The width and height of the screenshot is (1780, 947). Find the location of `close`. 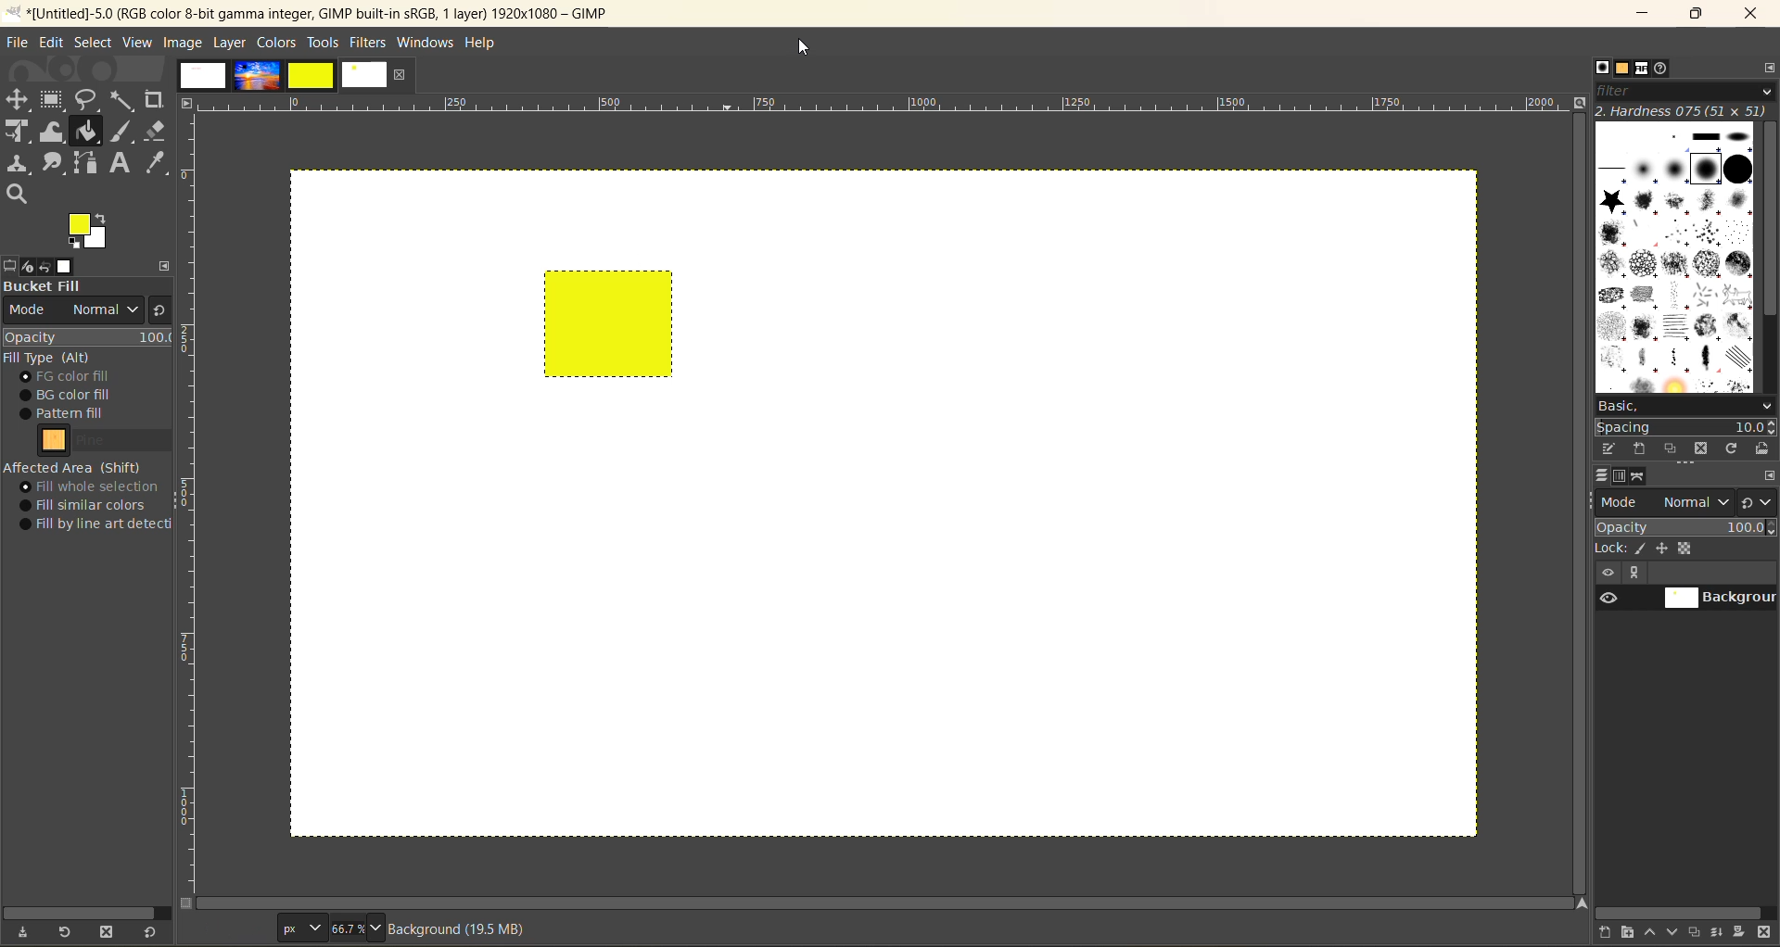

close is located at coordinates (400, 77).